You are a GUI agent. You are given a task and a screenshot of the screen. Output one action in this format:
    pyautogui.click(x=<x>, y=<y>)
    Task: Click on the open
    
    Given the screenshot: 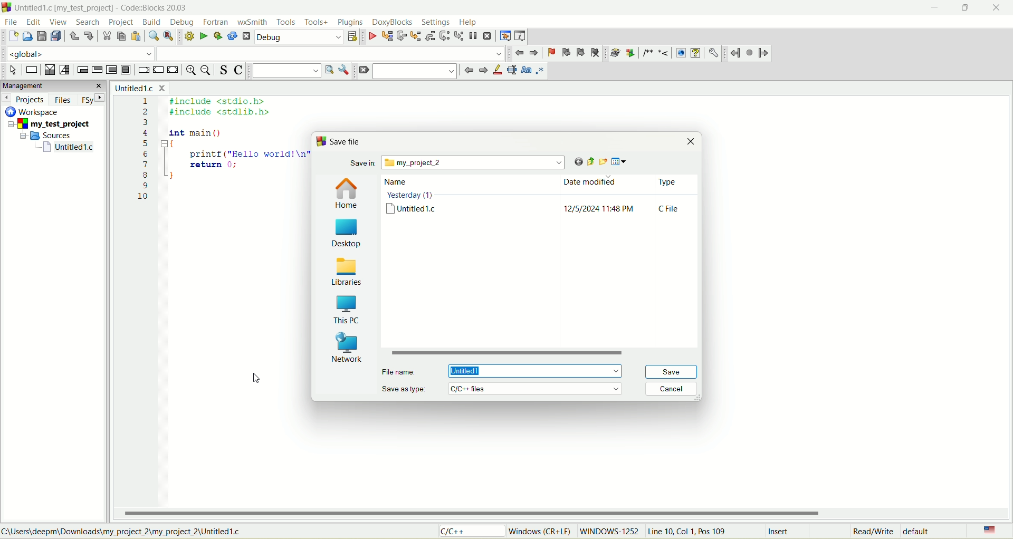 What is the action you would take?
    pyautogui.click(x=28, y=36)
    